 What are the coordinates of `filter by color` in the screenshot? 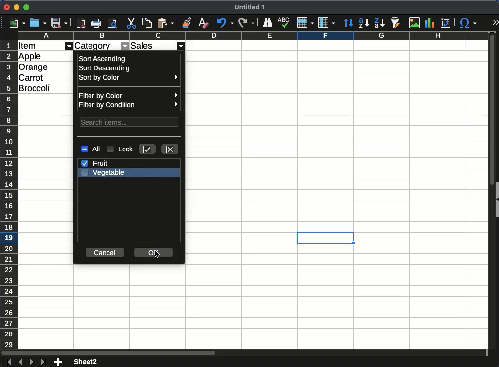 It's located at (131, 95).